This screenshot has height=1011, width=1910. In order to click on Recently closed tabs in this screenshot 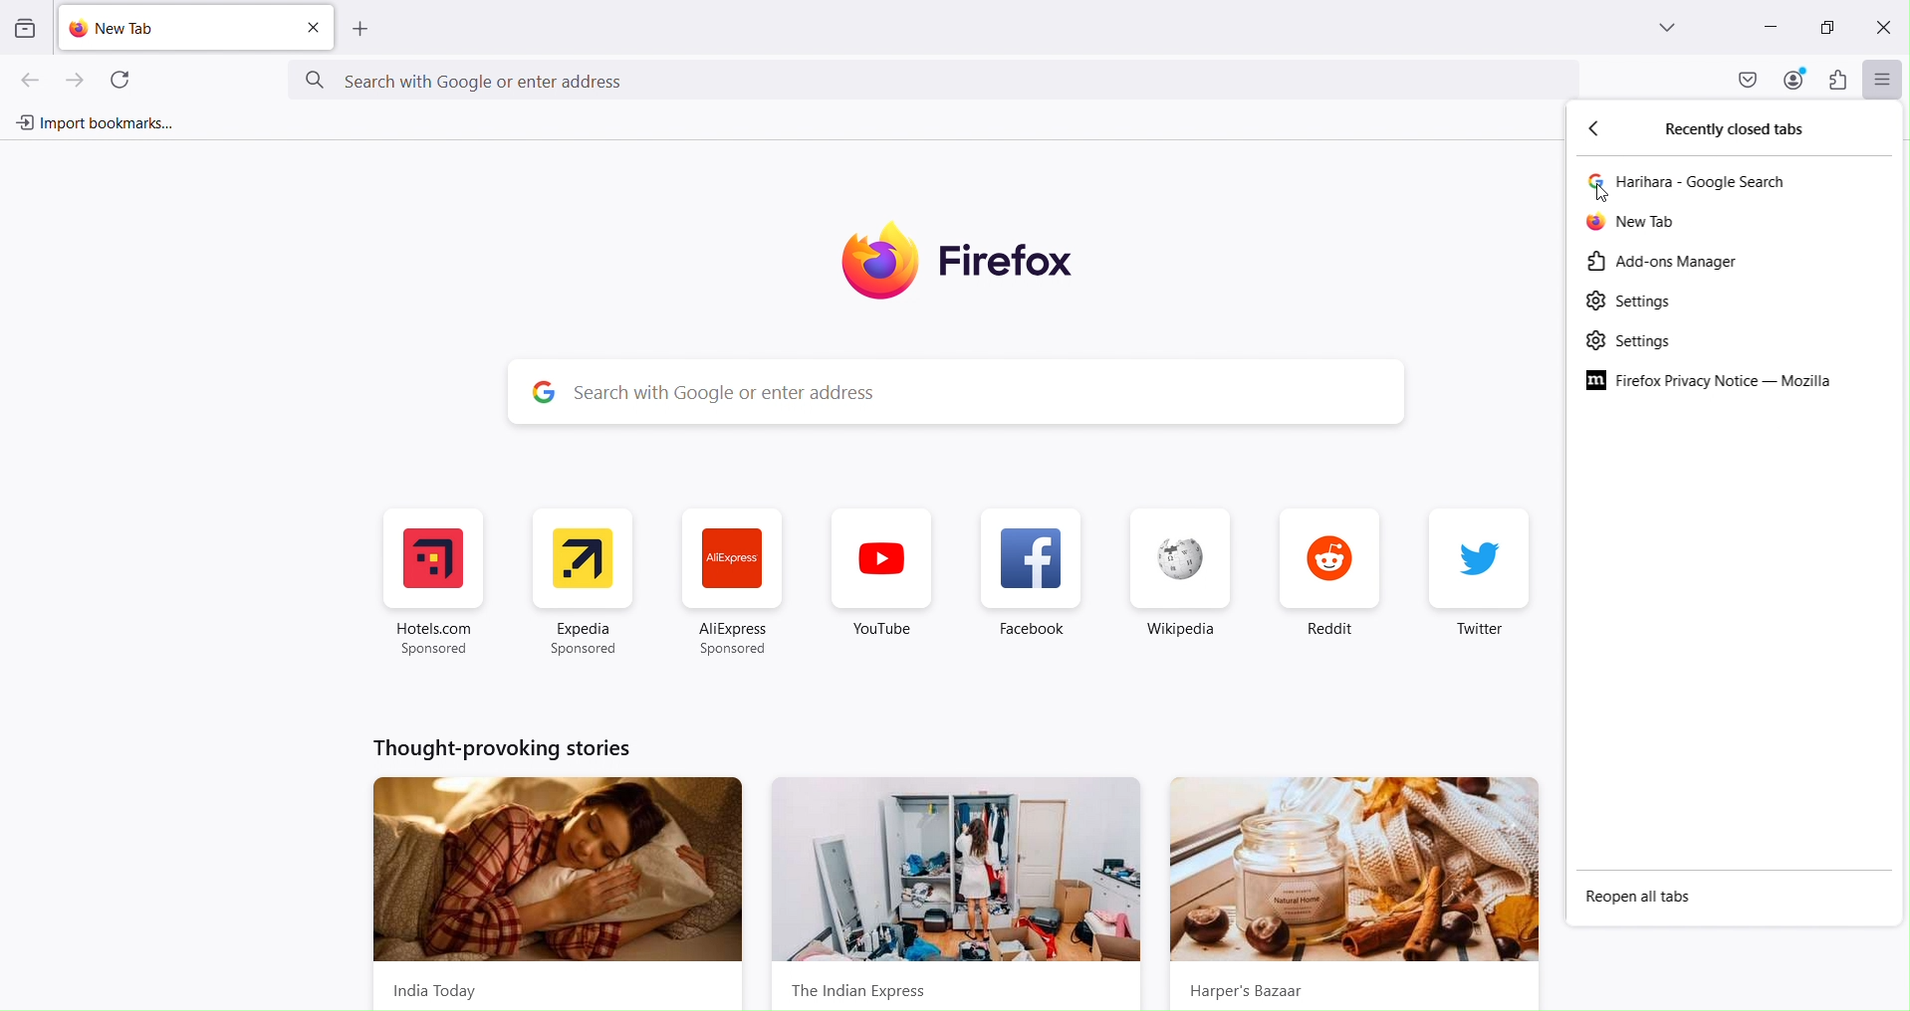, I will do `click(1748, 130)`.